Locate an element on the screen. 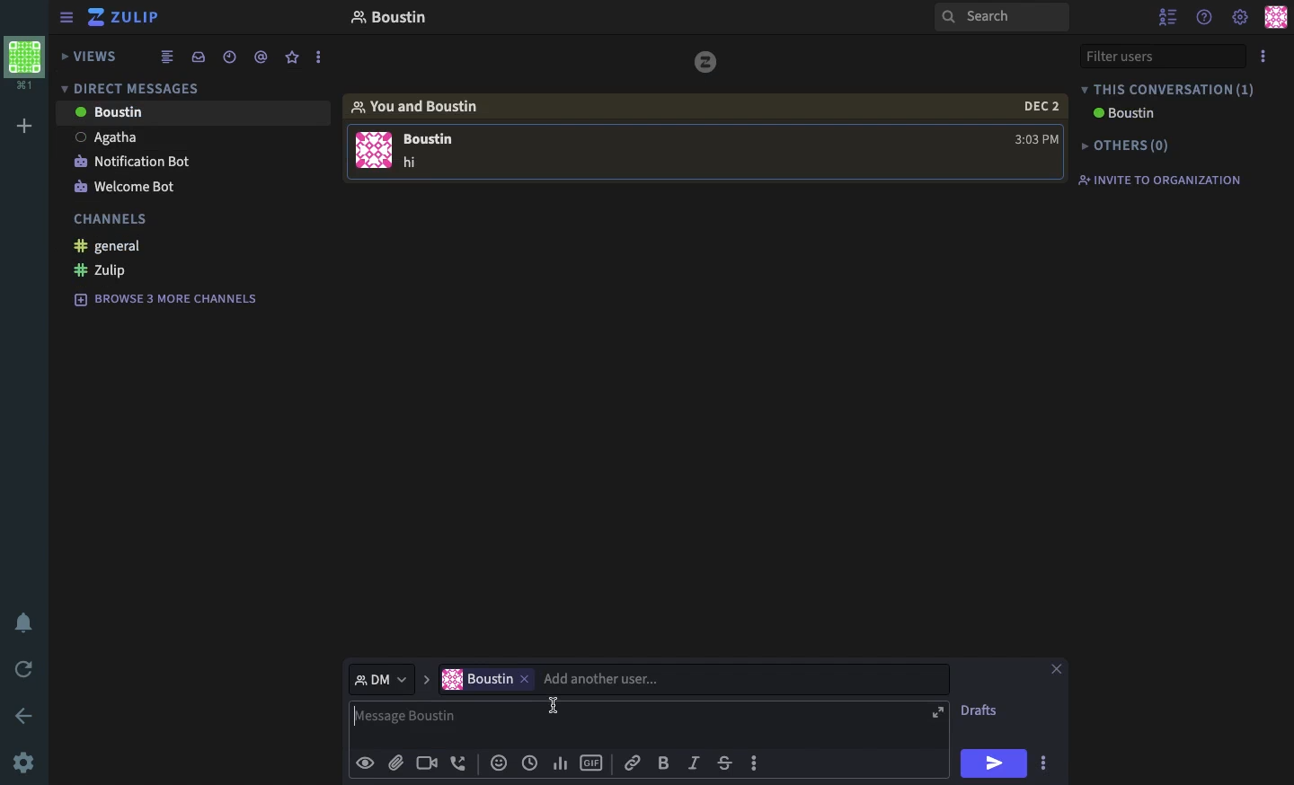  Agatha is located at coordinates (109, 138).